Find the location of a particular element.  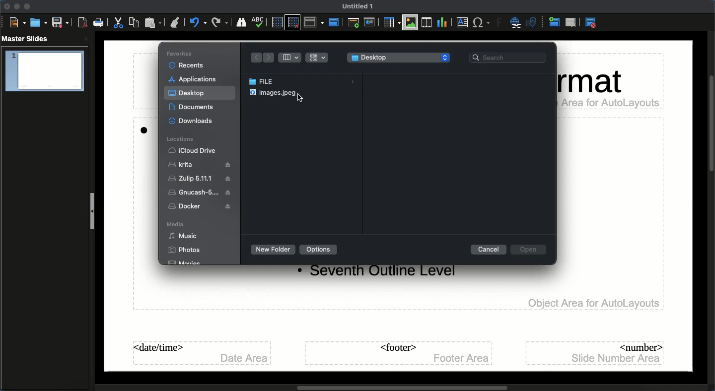

Column is located at coordinates (291, 58).